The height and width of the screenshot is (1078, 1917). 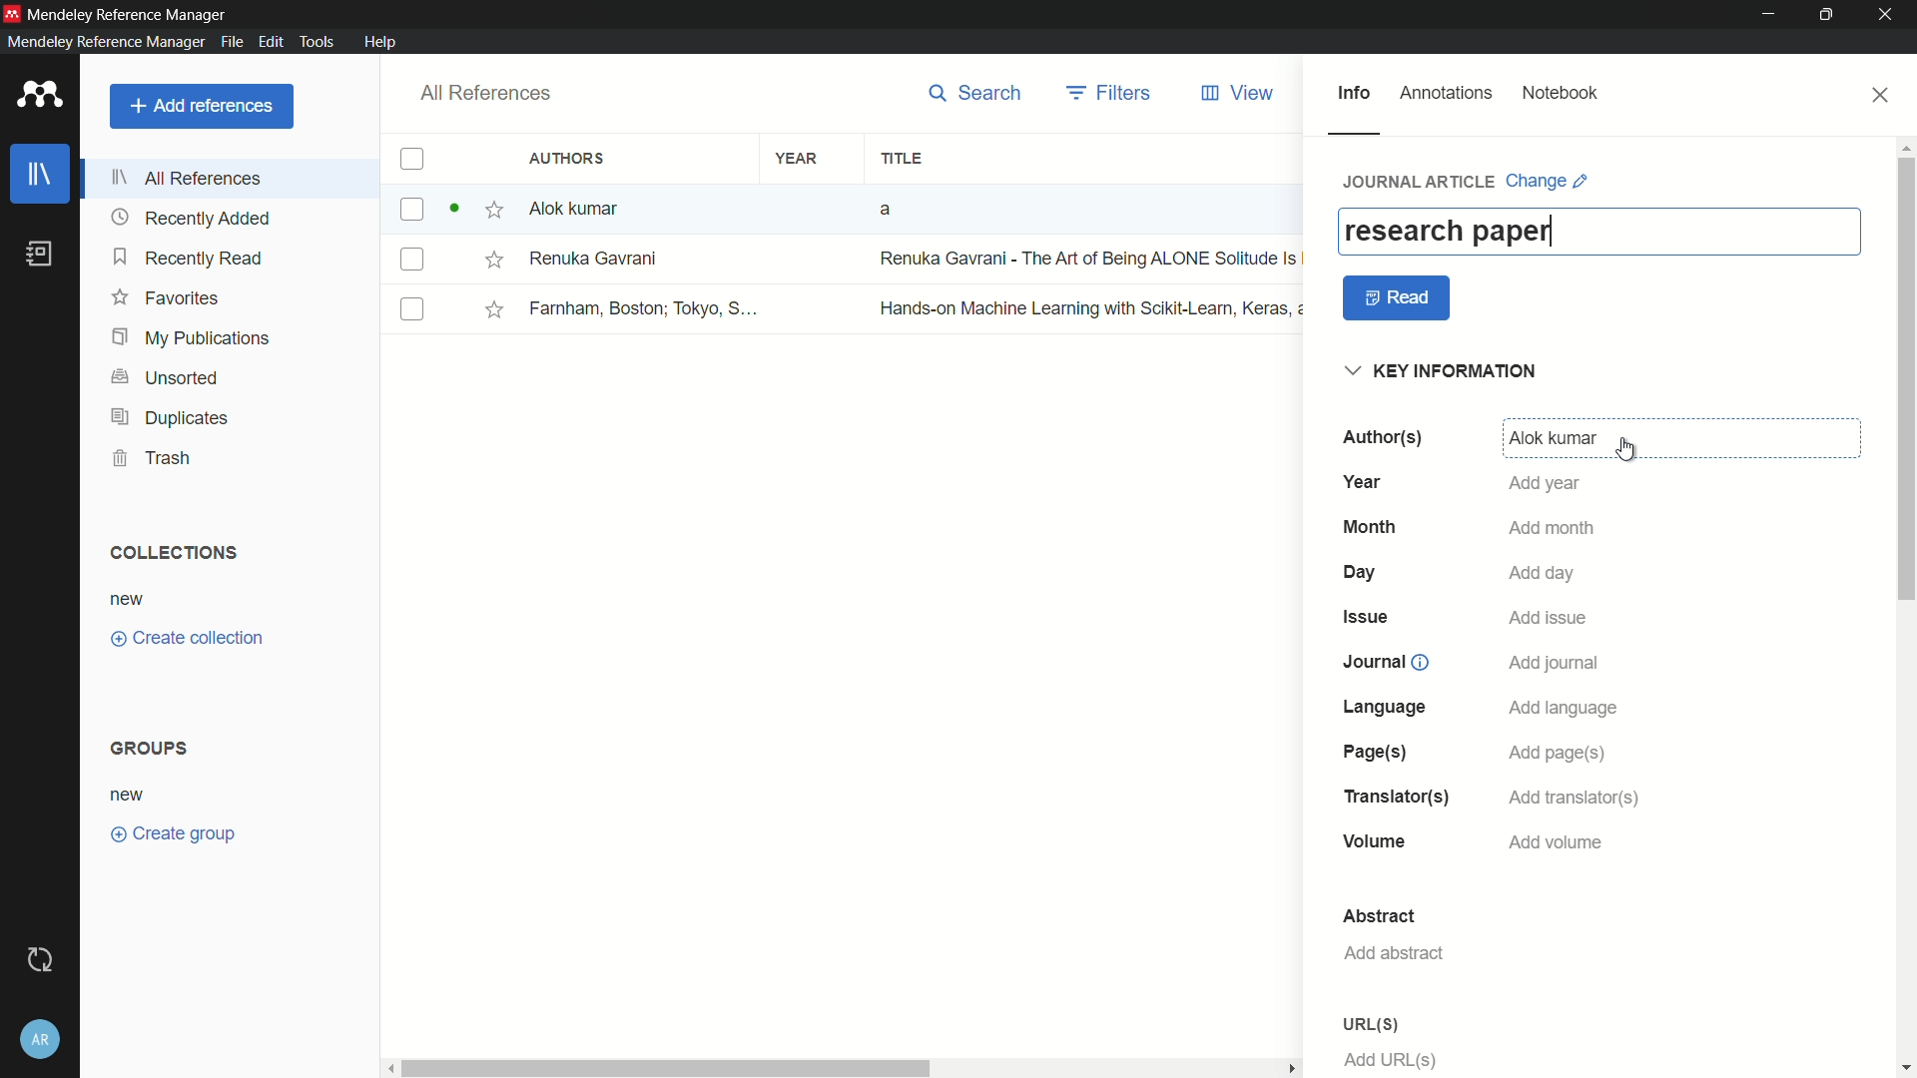 I want to click on add reference, so click(x=201, y=106).